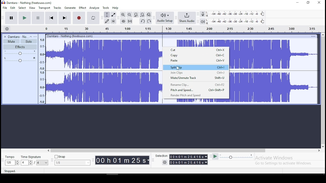 The image size is (326, 183). Describe the element at coordinates (236, 157) in the screenshot. I see `playback speed` at that location.